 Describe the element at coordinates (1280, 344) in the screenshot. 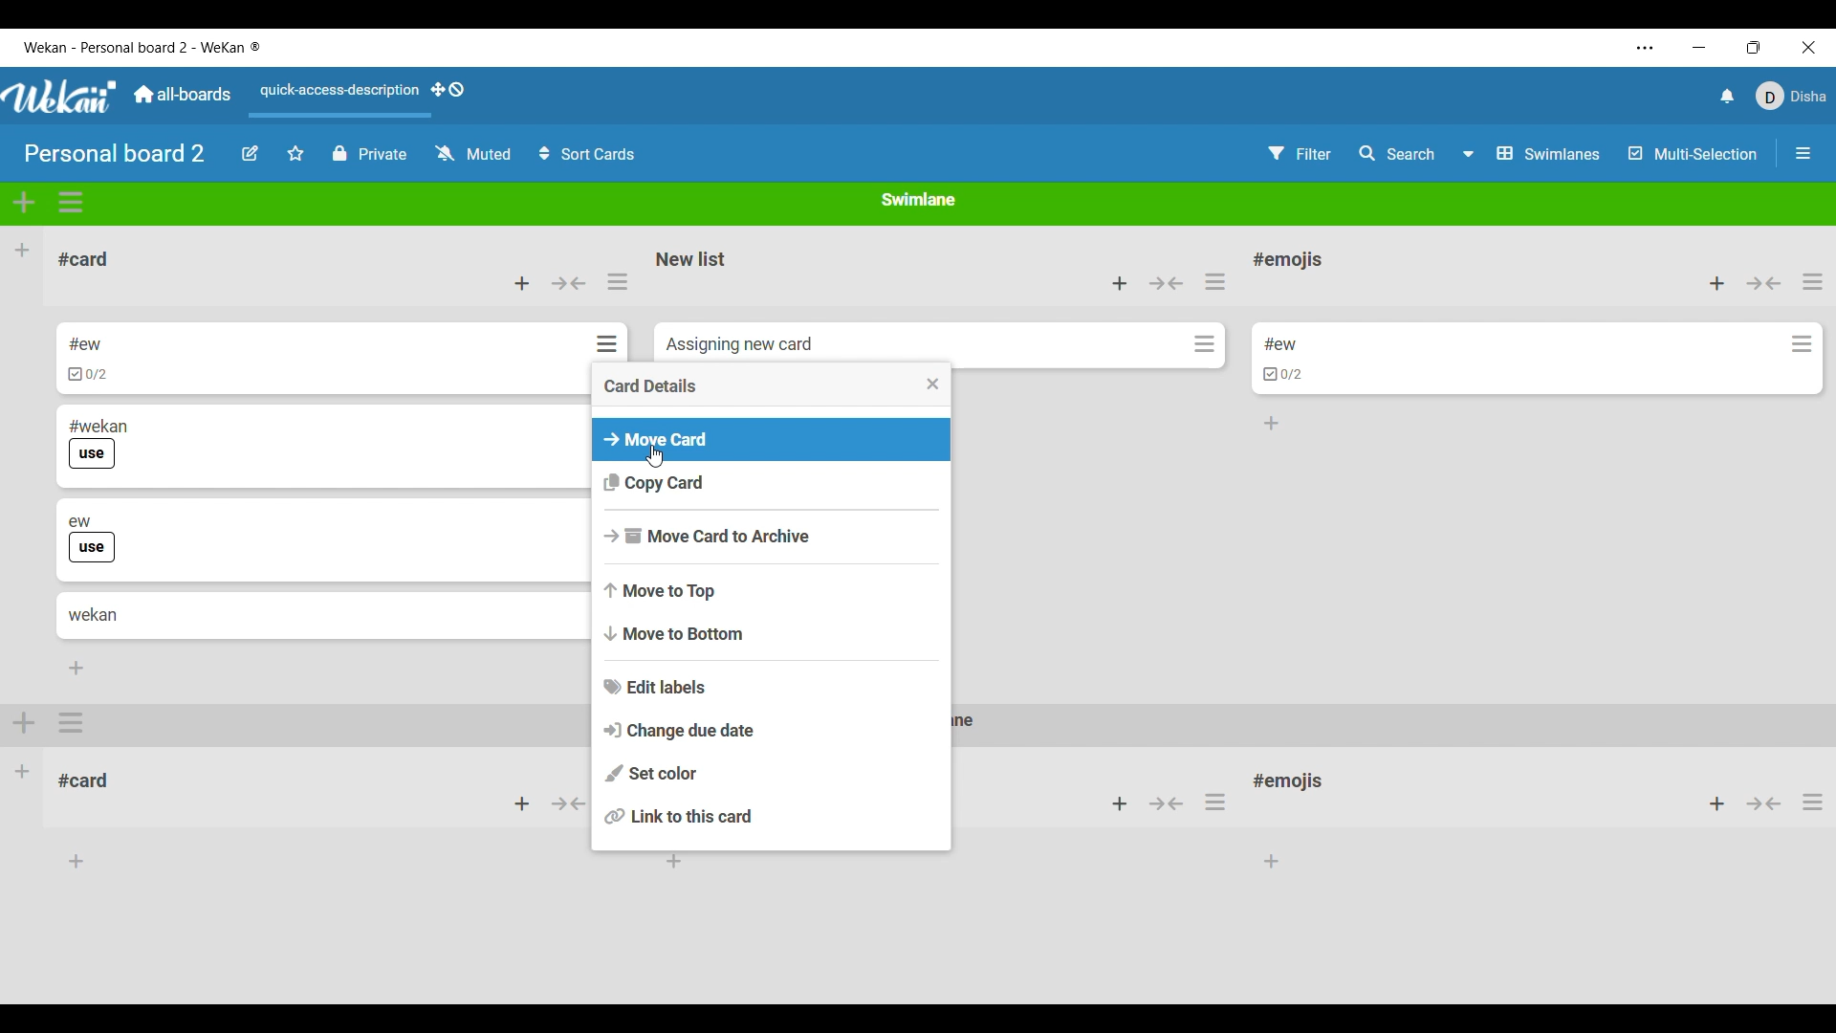

I see `Card name` at that location.